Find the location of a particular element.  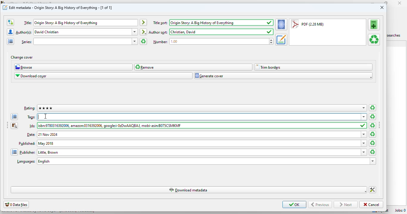

remove the selected format from this book is located at coordinates (374, 40).